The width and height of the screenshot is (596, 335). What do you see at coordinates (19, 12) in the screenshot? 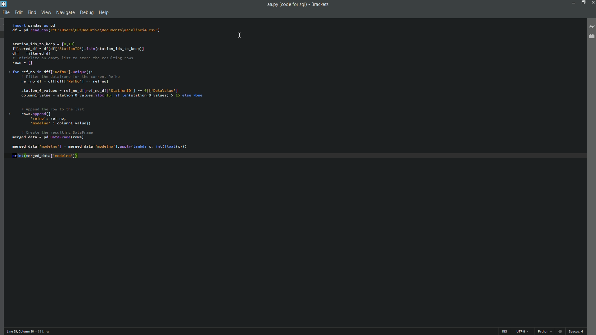
I see `edit menu` at bounding box center [19, 12].